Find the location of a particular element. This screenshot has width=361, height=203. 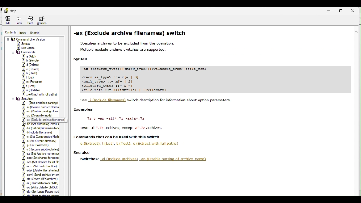

| #] ecrc (Set hash function) is located at coordinates (40, 166).